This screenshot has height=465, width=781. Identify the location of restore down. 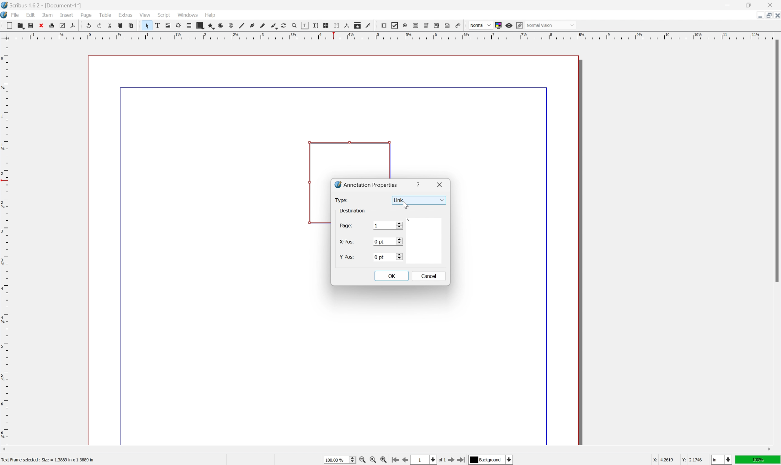
(749, 4).